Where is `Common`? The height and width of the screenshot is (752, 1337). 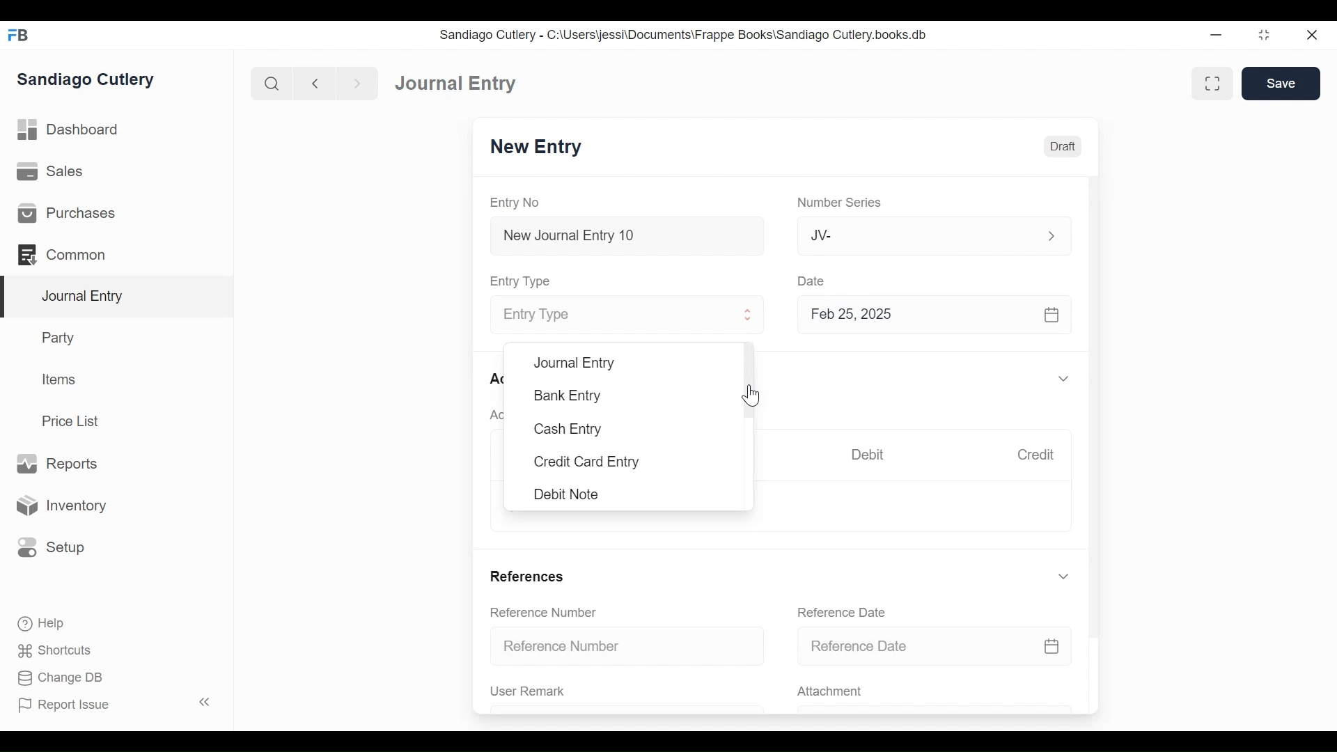
Common is located at coordinates (63, 253).